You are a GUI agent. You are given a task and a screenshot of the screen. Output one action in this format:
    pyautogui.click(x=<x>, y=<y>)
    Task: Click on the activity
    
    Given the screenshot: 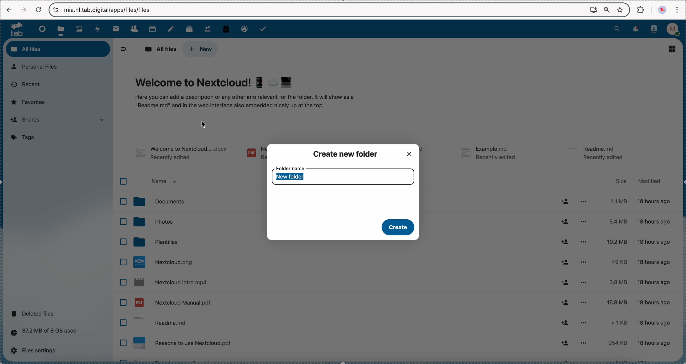 What is the action you would take?
    pyautogui.click(x=98, y=29)
    